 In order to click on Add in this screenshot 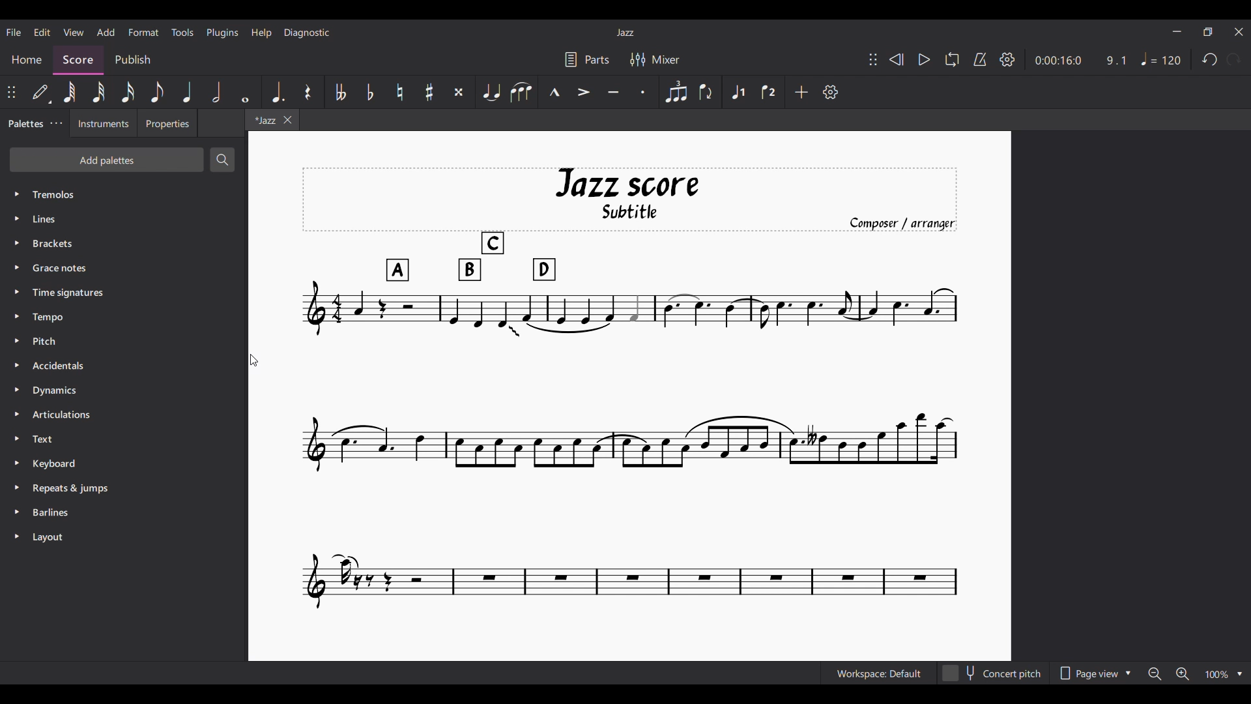, I will do `click(802, 92)`.